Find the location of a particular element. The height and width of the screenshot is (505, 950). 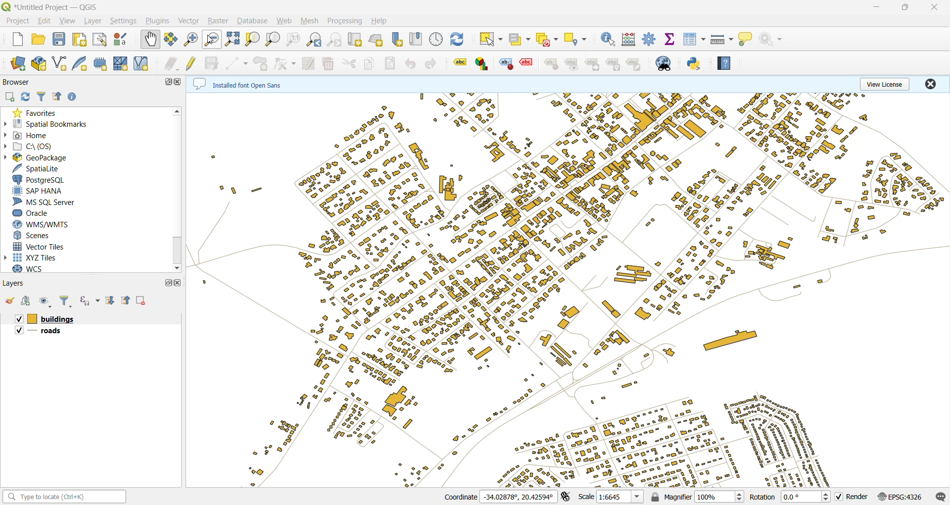

toggle edits is located at coordinates (192, 63).